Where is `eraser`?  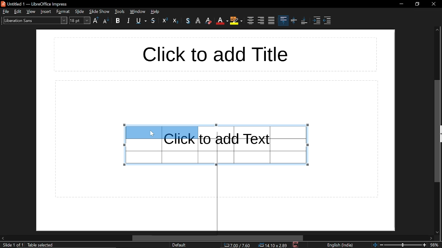 eraser is located at coordinates (209, 21).